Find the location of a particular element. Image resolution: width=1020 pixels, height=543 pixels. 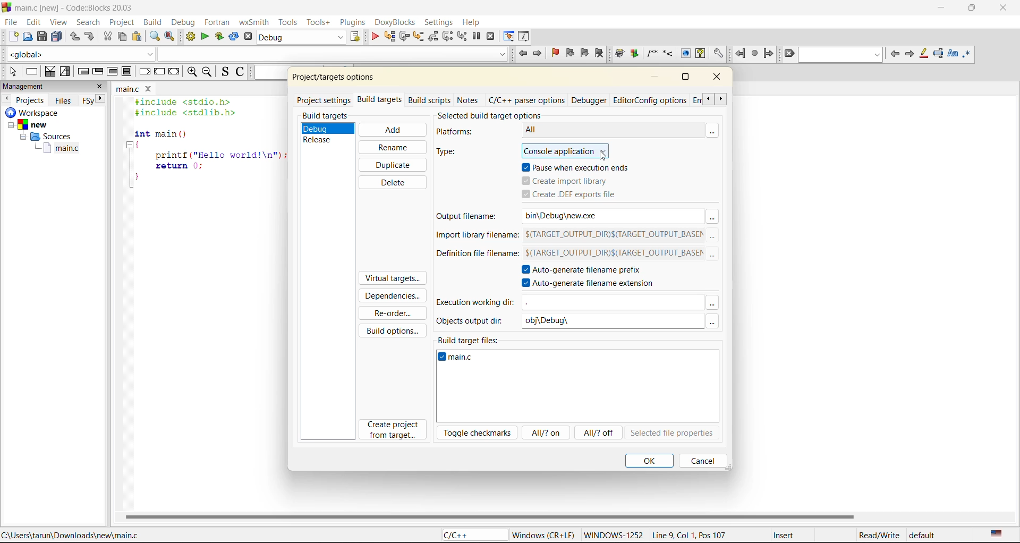

show select target dialog is located at coordinates (354, 36).